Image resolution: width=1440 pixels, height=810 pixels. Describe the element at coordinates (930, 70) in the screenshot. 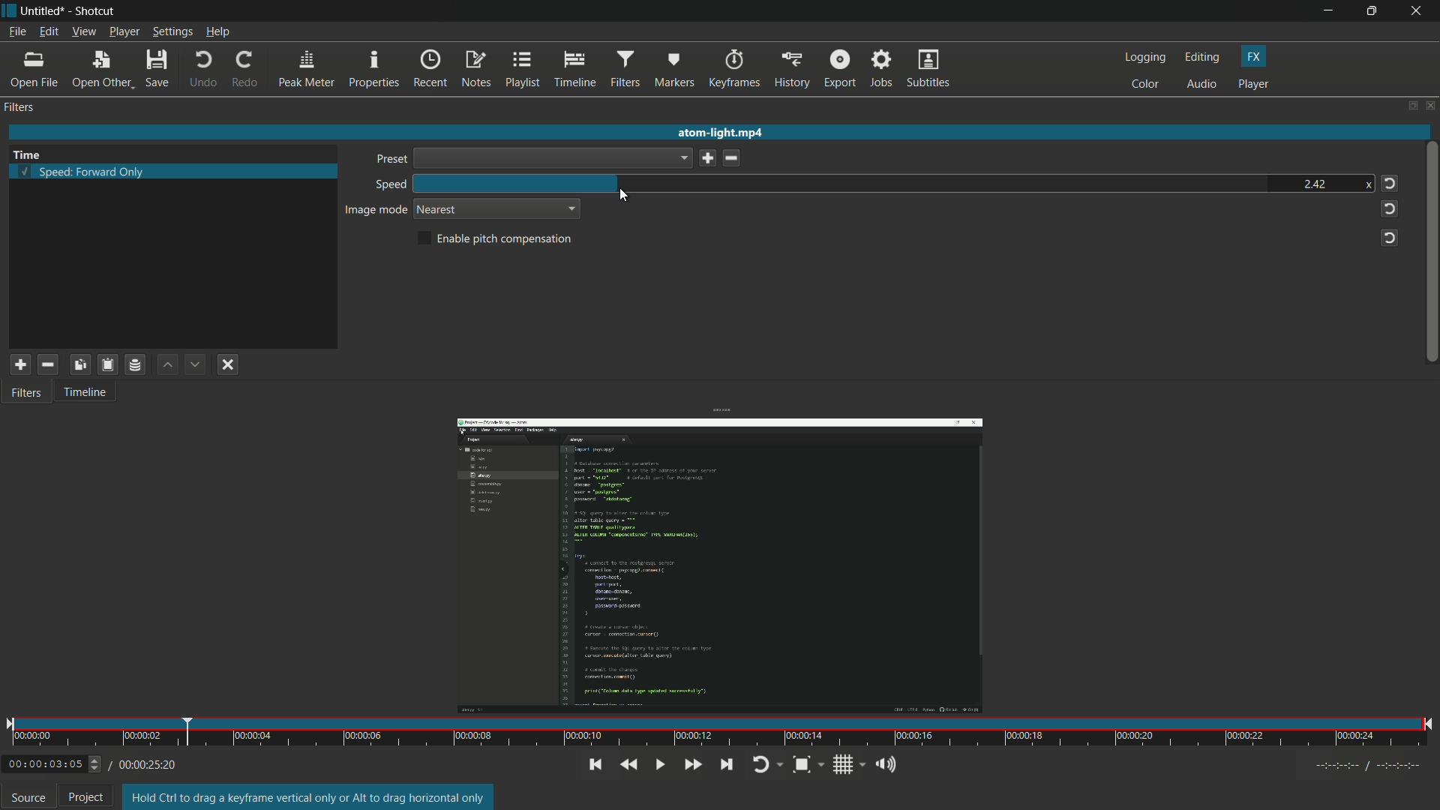

I see `subtitles` at that location.